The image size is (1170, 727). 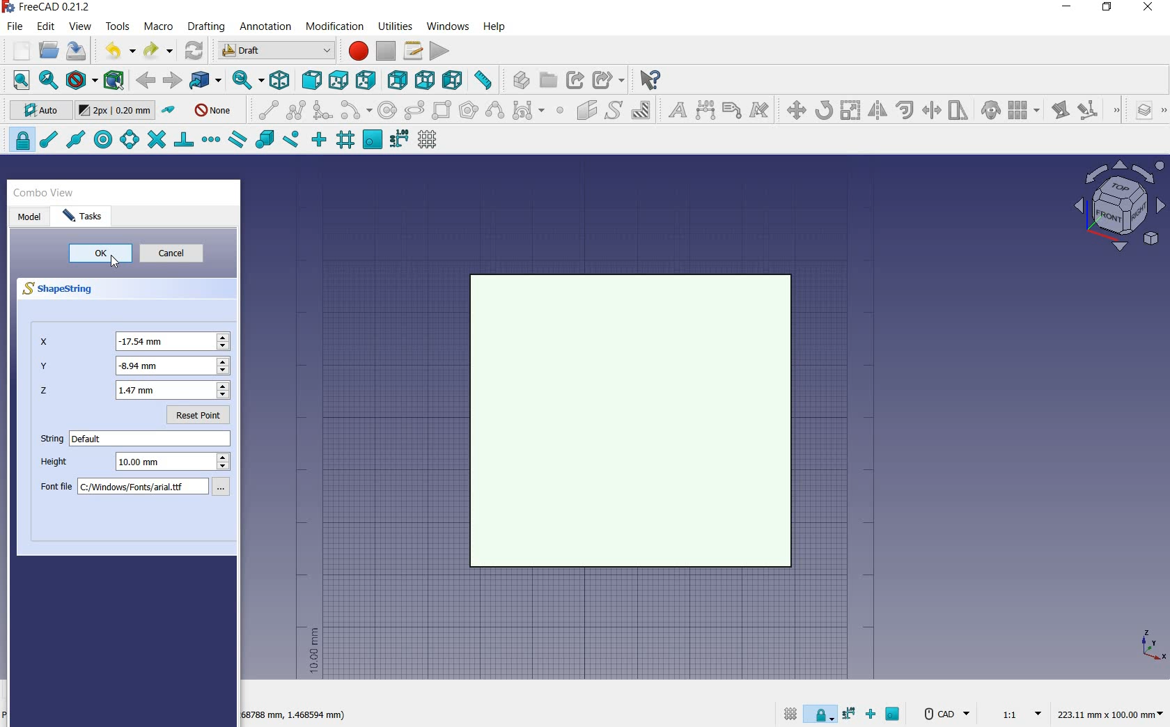 I want to click on snap dimensions, so click(x=399, y=139).